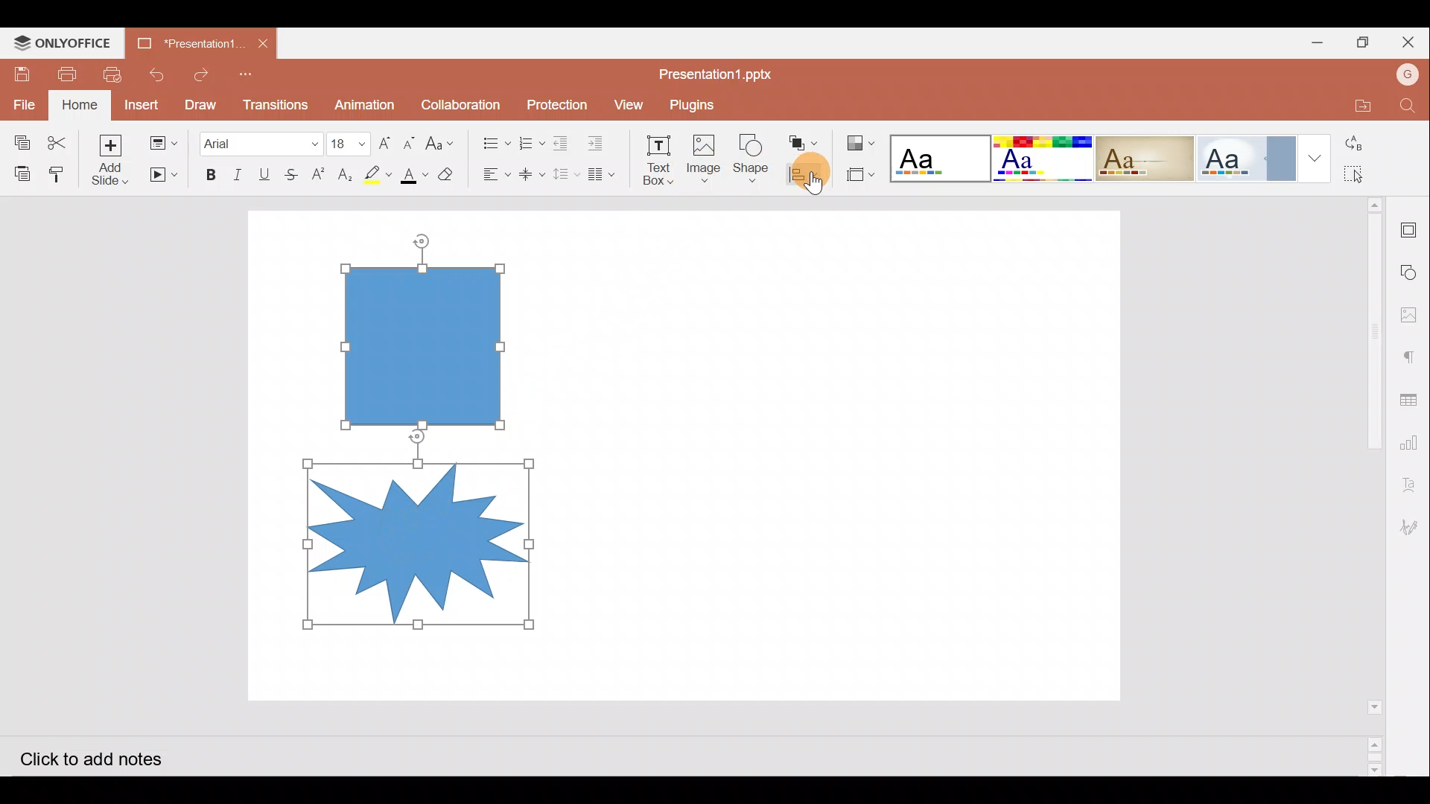 The width and height of the screenshot is (1430, 804). Describe the element at coordinates (1363, 175) in the screenshot. I see `Select all` at that location.